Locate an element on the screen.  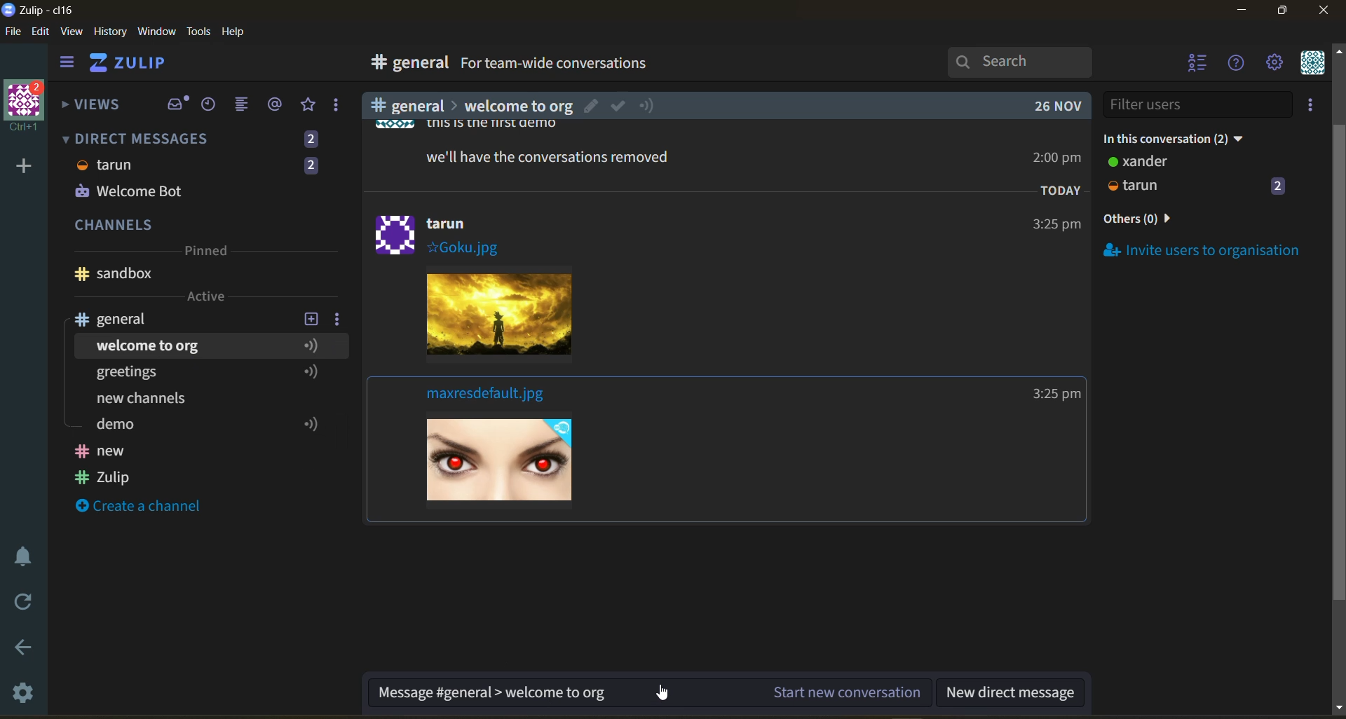
maximize is located at coordinates (1279, 15).